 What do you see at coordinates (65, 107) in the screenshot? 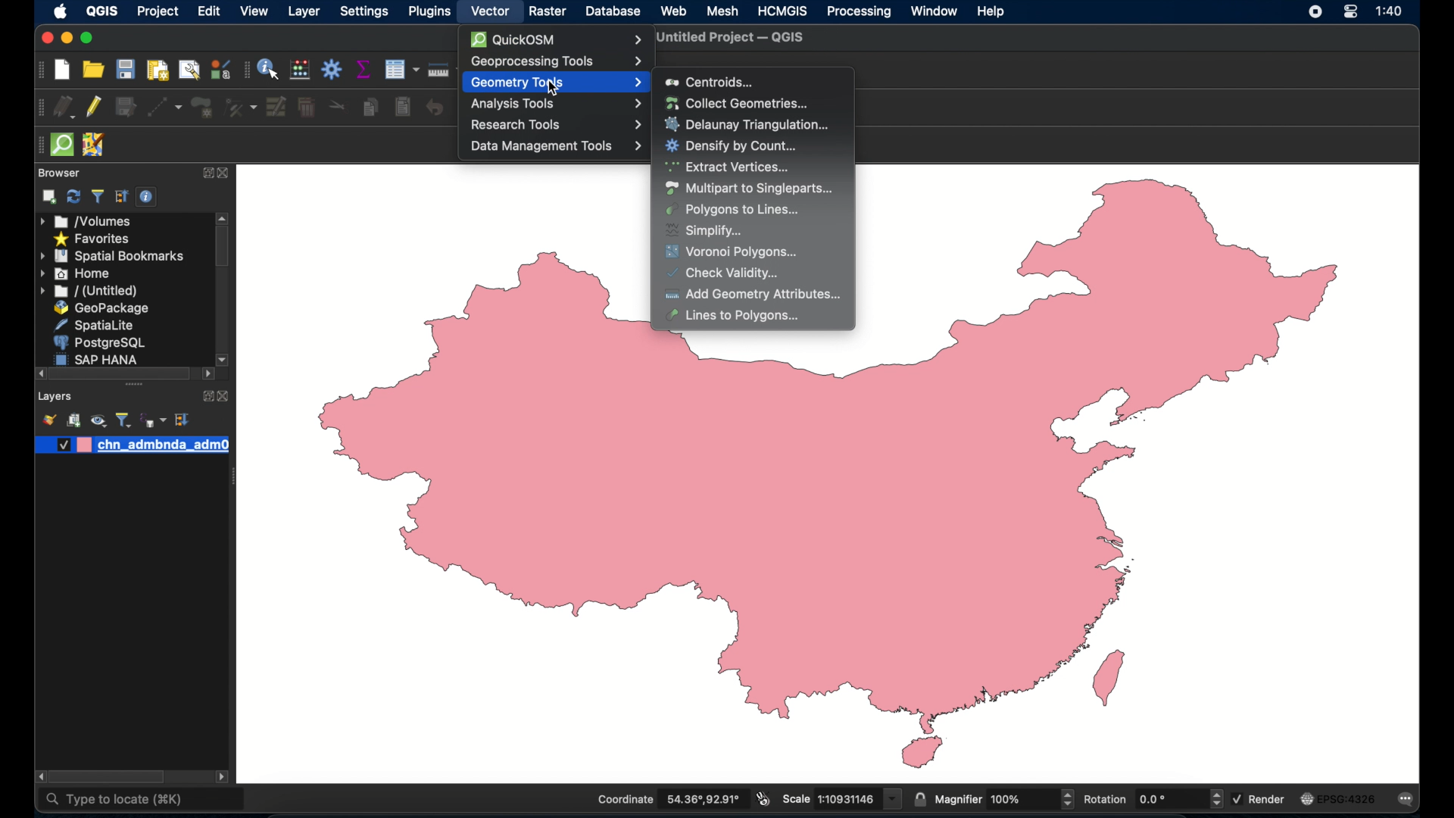
I see `current edits` at bounding box center [65, 107].